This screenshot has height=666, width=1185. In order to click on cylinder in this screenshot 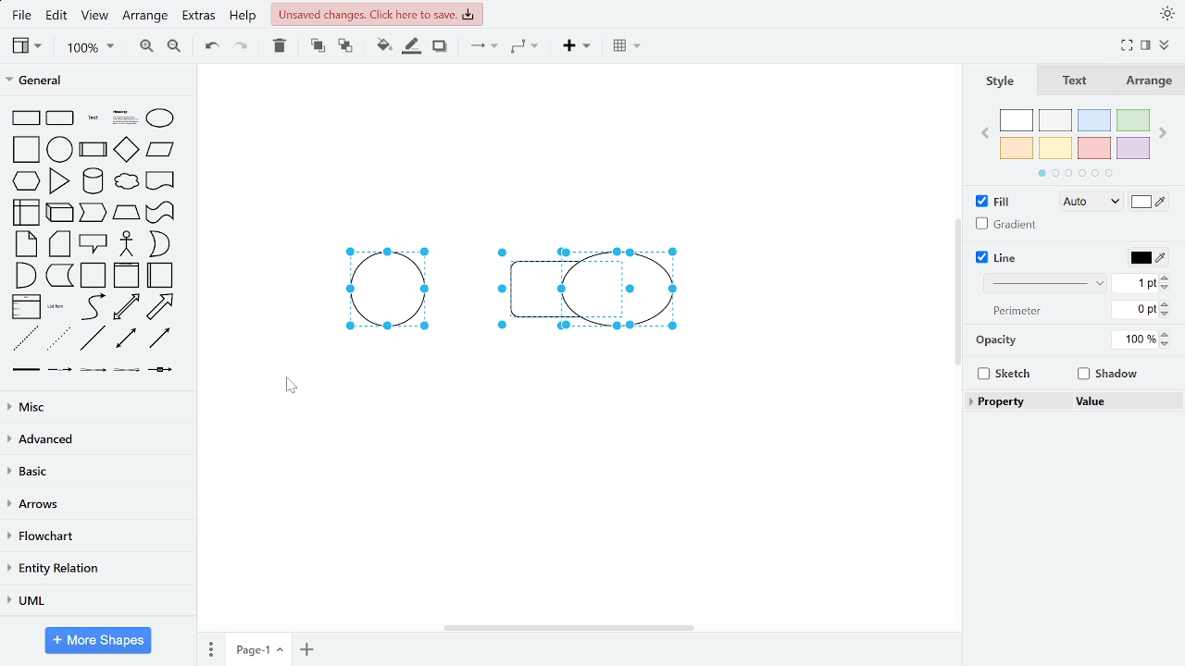, I will do `click(93, 181)`.